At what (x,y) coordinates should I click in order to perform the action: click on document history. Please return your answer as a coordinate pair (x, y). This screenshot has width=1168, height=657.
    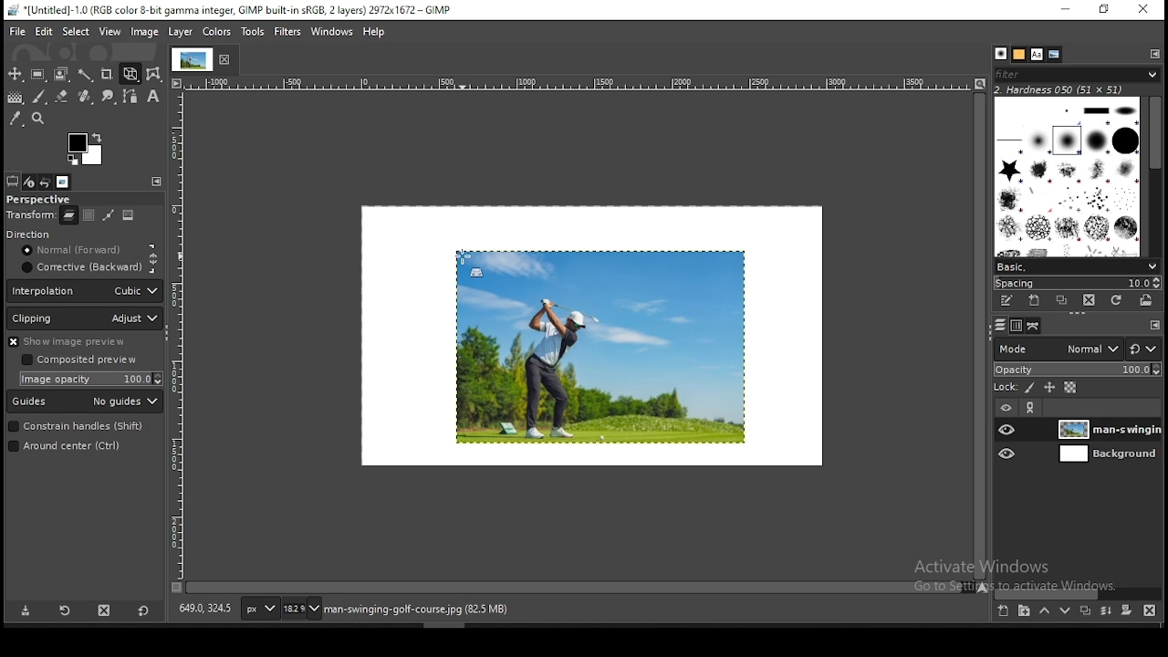
    Looking at the image, I should click on (1054, 55).